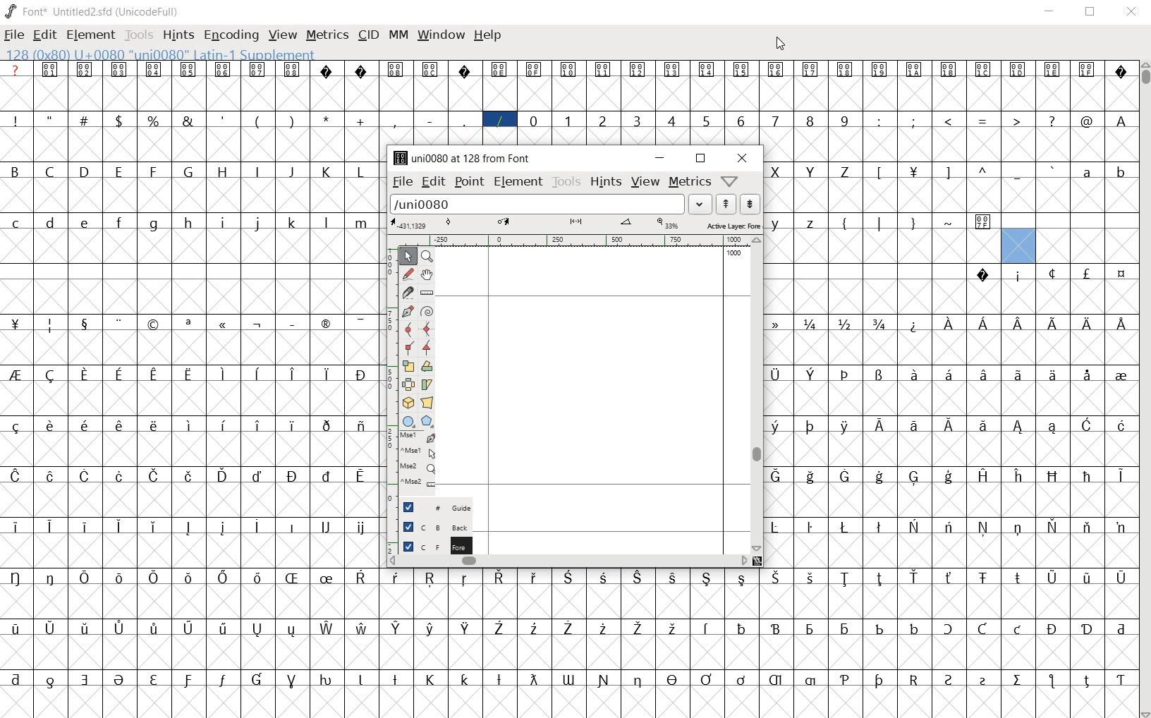 The width and height of the screenshot is (1151, 718). What do you see at coordinates (1052, 375) in the screenshot?
I see `glyph` at bounding box center [1052, 375].